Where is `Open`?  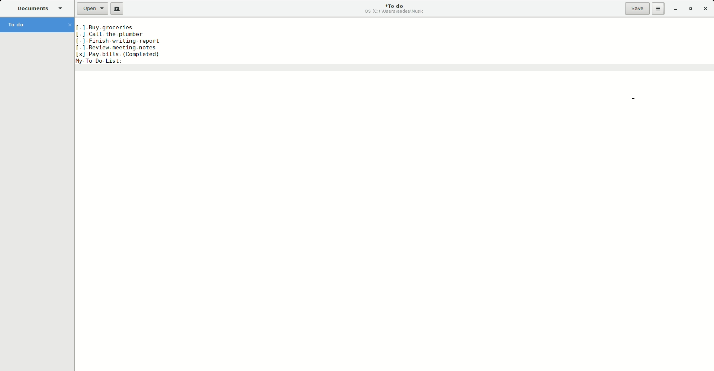 Open is located at coordinates (90, 9).